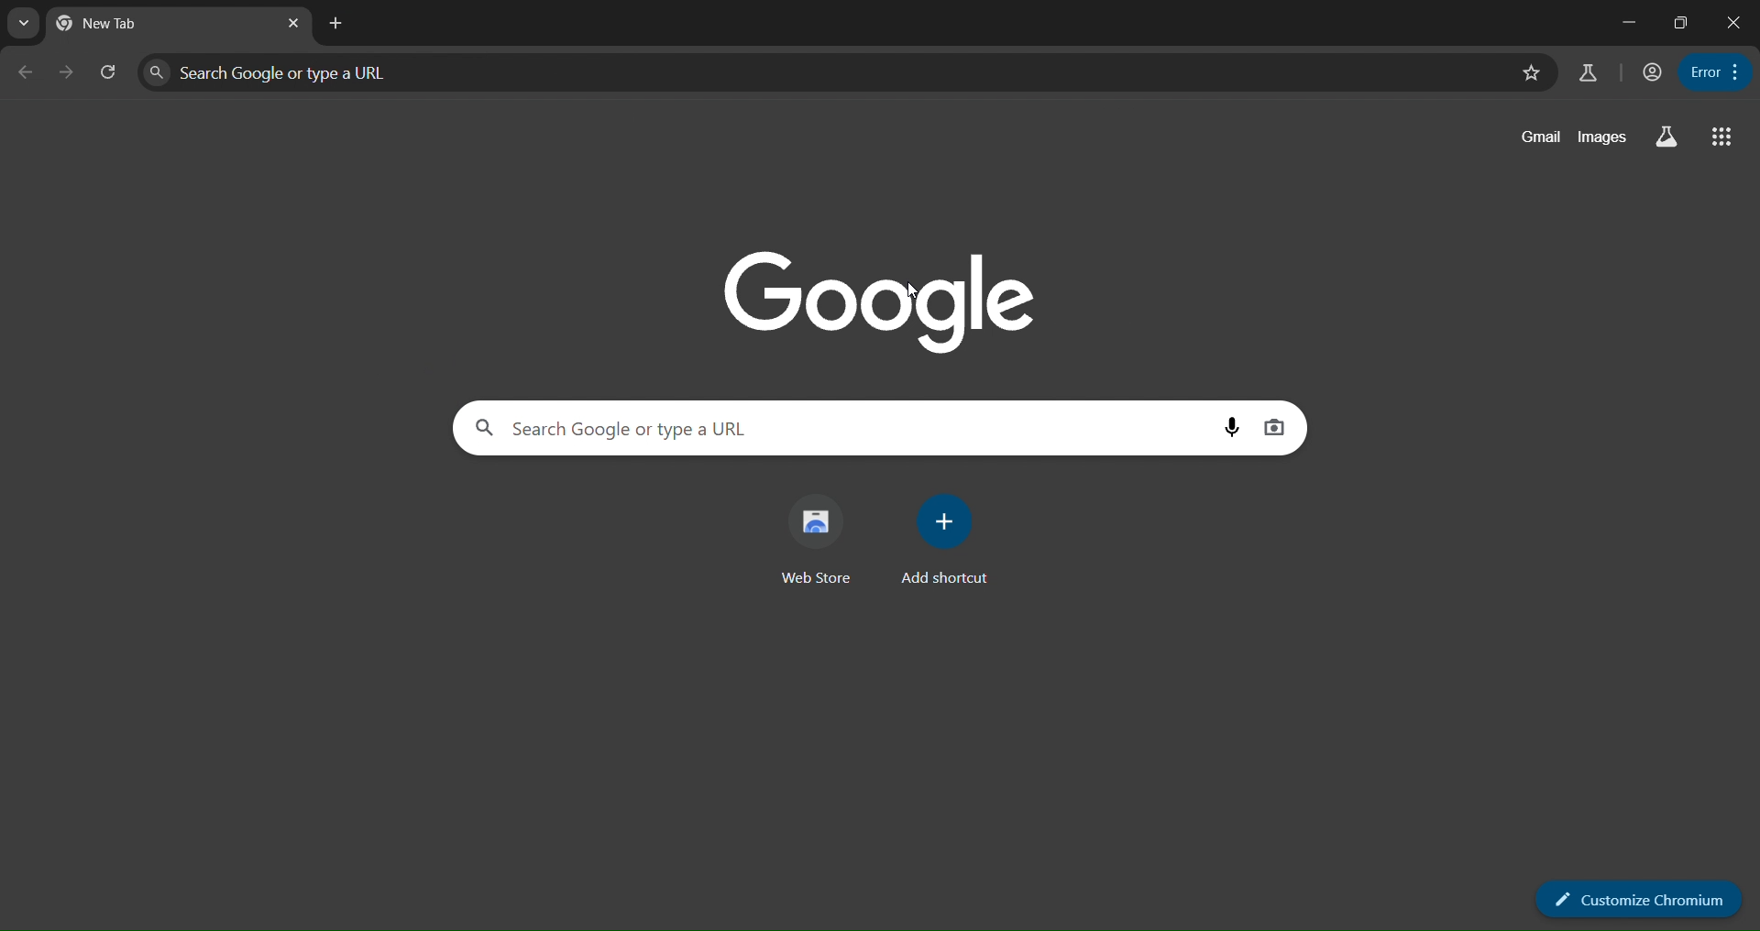 The height and width of the screenshot is (931, 1760). Describe the element at coordinates (68, 71) in the screenshot. I see `go forward one page` at that location.